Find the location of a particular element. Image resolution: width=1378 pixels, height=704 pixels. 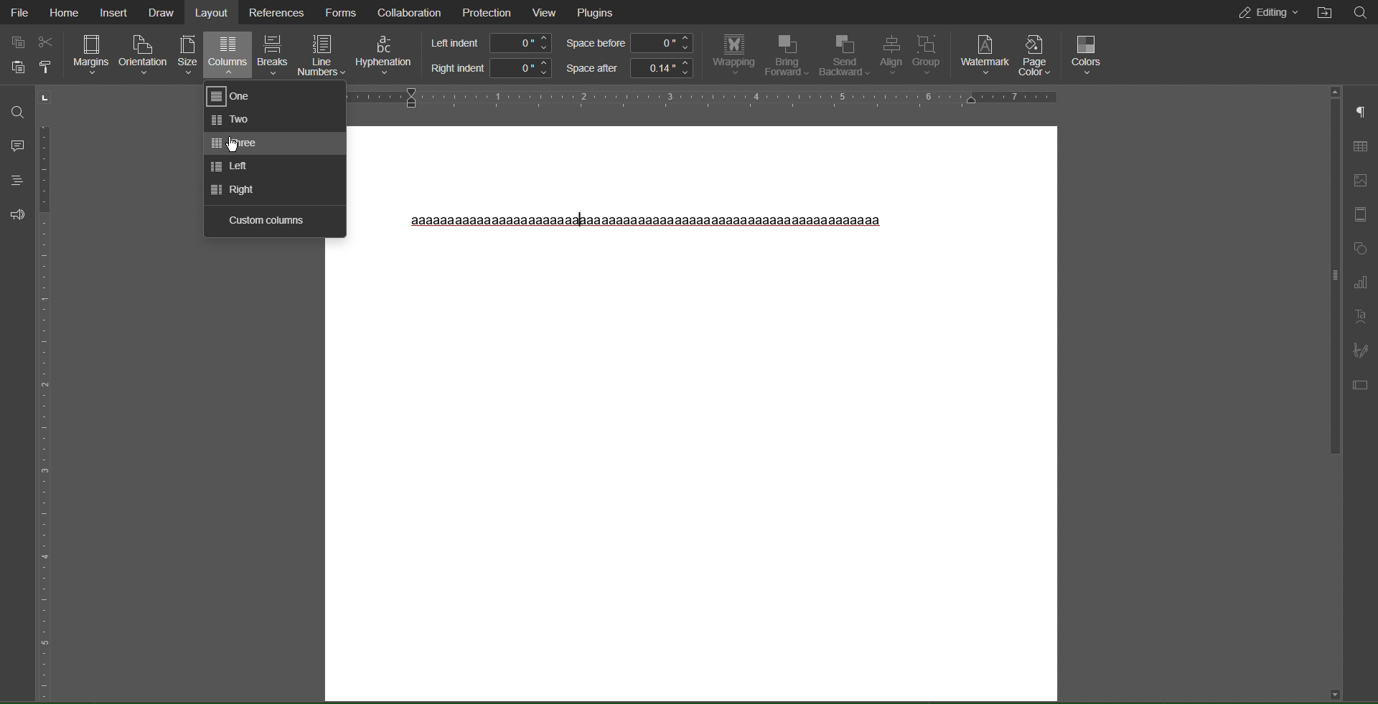

Shape Settings is located at coordinates (1361, 249).